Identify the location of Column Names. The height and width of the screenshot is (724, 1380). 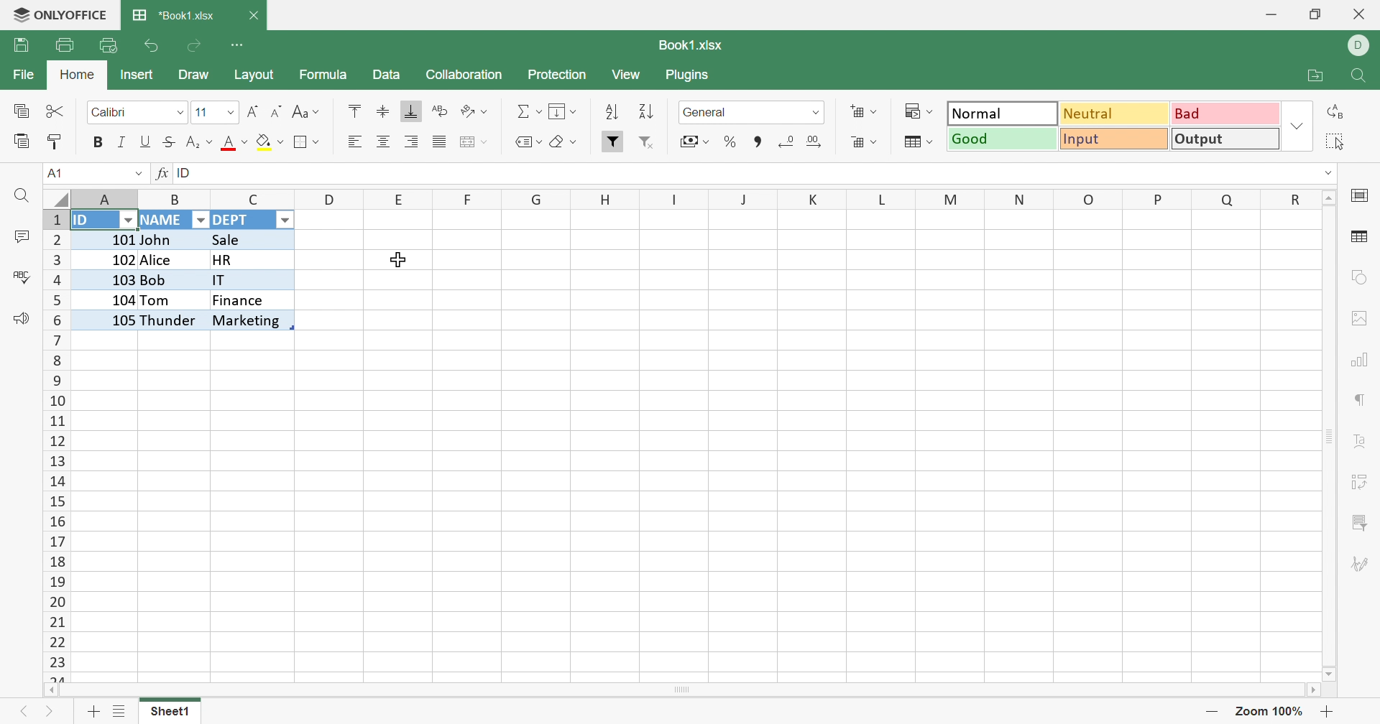
(693, 198).